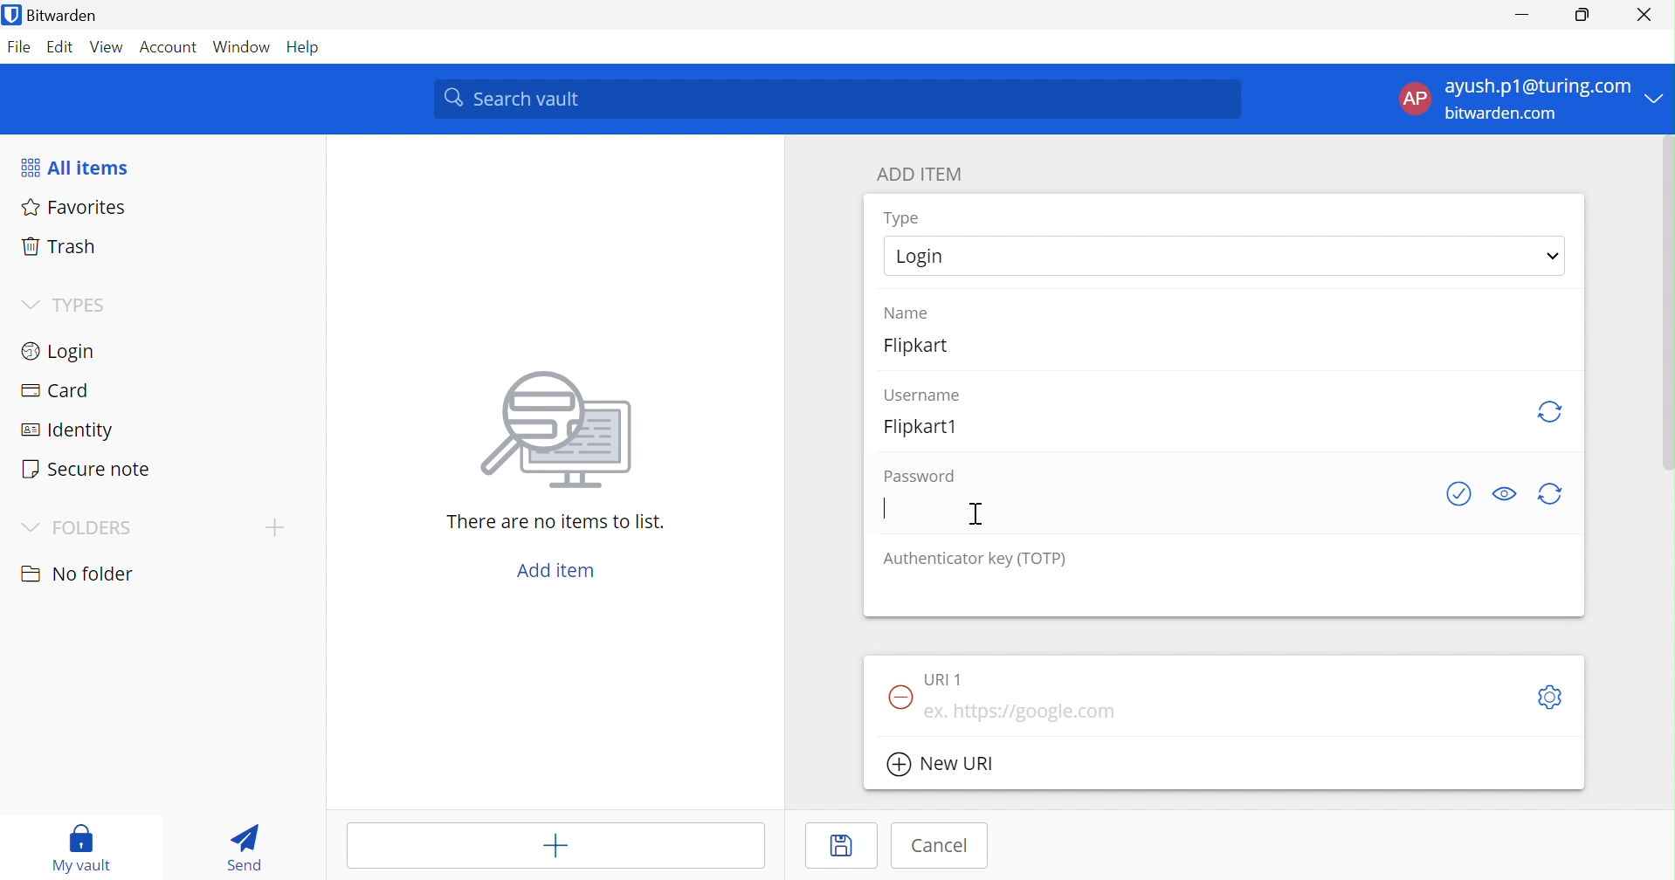 The image size is (1675, 880). What do you see at coordinates (557, 571) in the screenshot?
I see `Add item` at bounding box center [557, 571].